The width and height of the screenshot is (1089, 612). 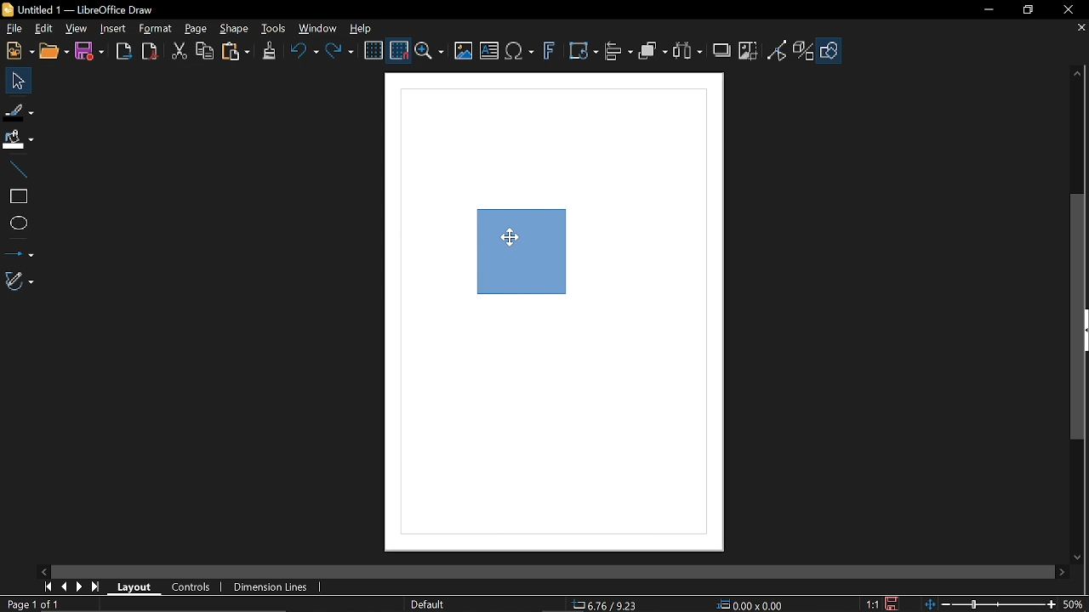 I want to click on Insert image, so click(x=465, y=51).